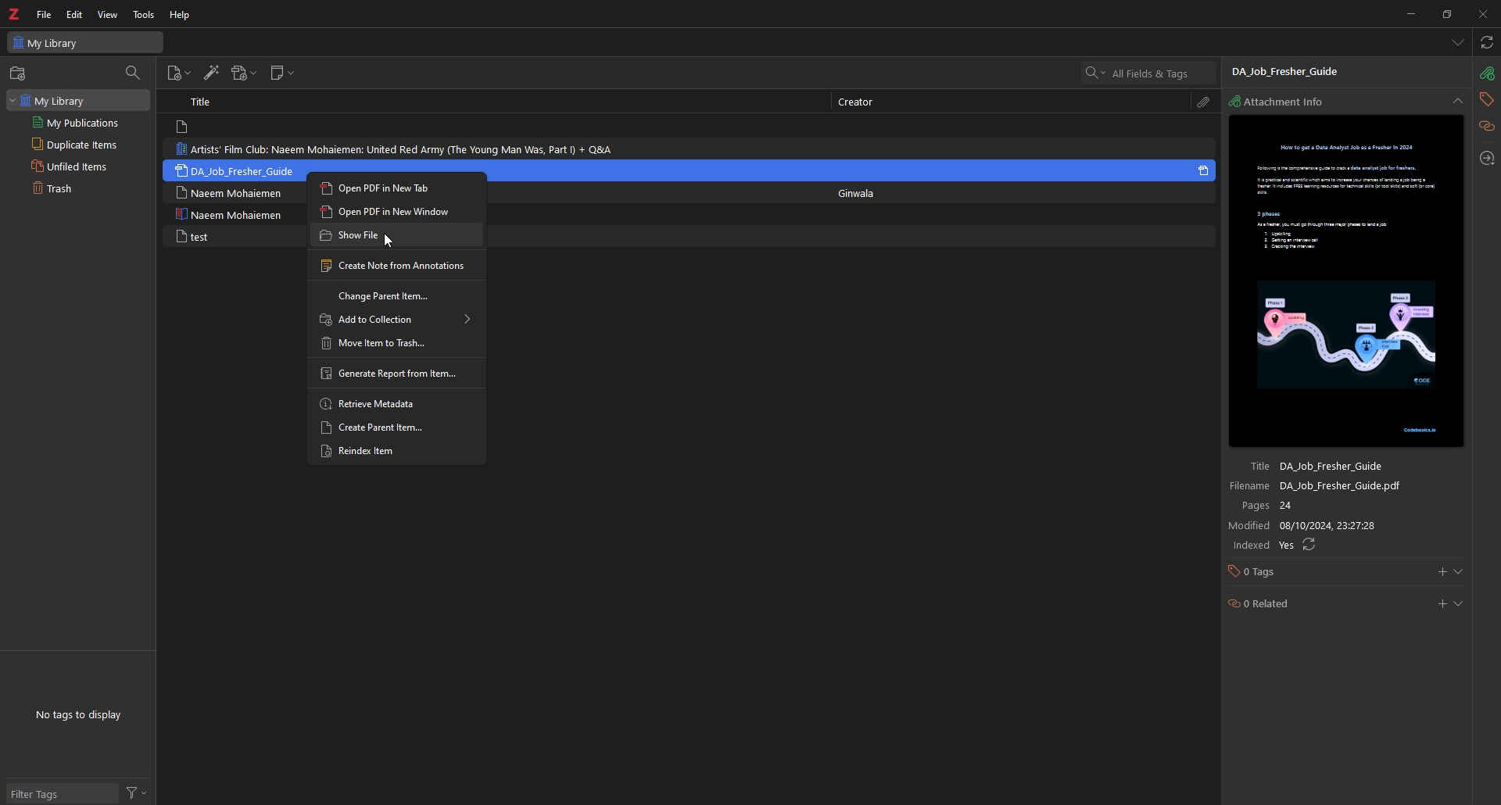 This screenshot has height=805, width=1501. I want to click on show, so click(1460, 571).